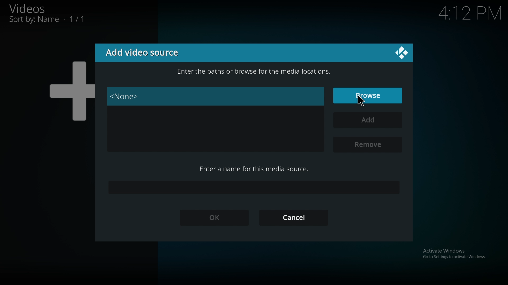  What do you see at coordinates (256, 168) in the screenshot?
I see `enter name` at bounding box center [256, 168].